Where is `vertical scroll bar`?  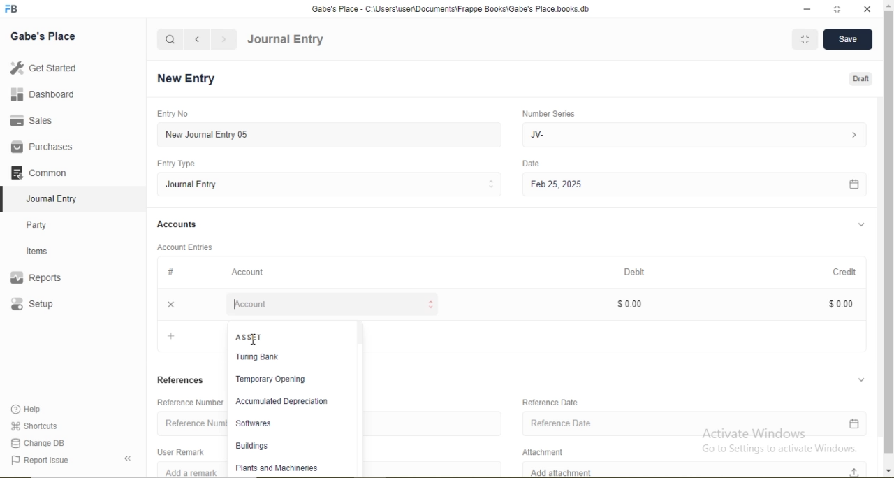 vertical scroll bar is located at coordinates (888, 239).